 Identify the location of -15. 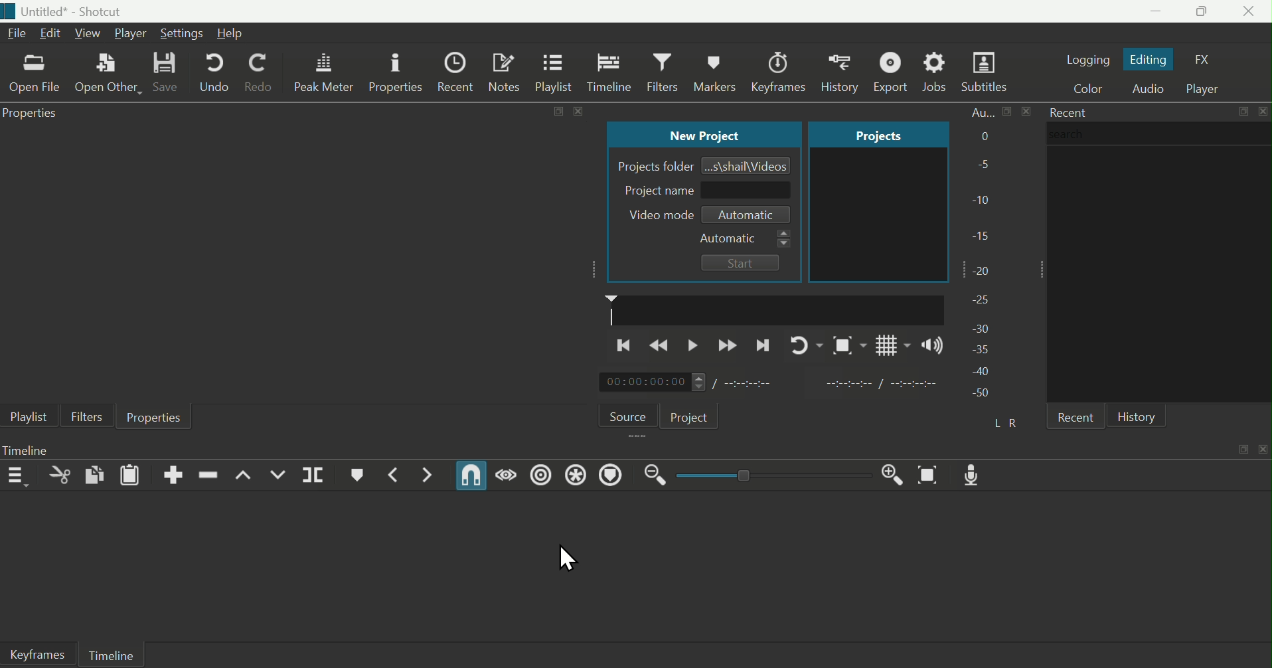
(983, 232).